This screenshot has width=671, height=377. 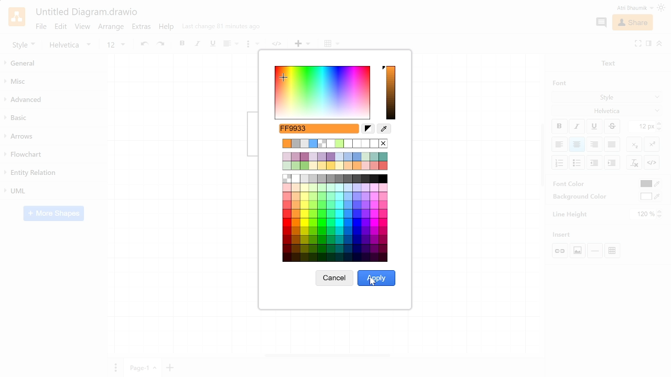 I want to click on Profile, so click(x=628, y=8).